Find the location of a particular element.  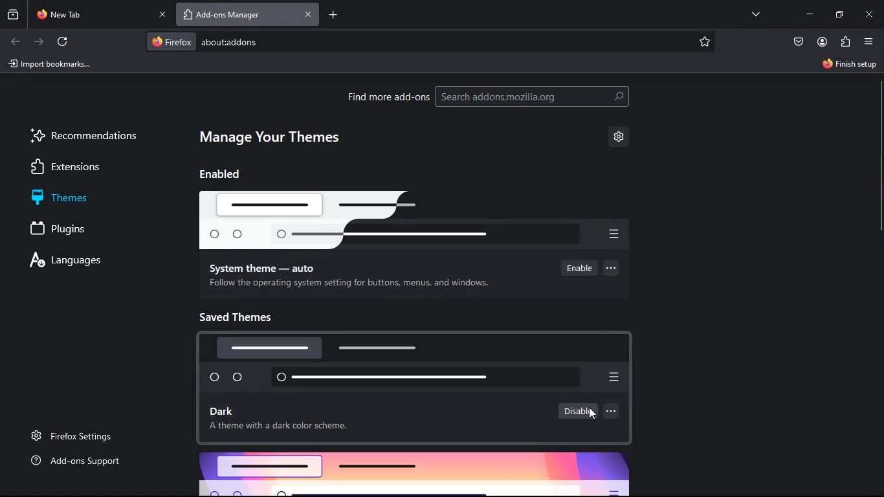

maximize is located at coordinates (837, 16).